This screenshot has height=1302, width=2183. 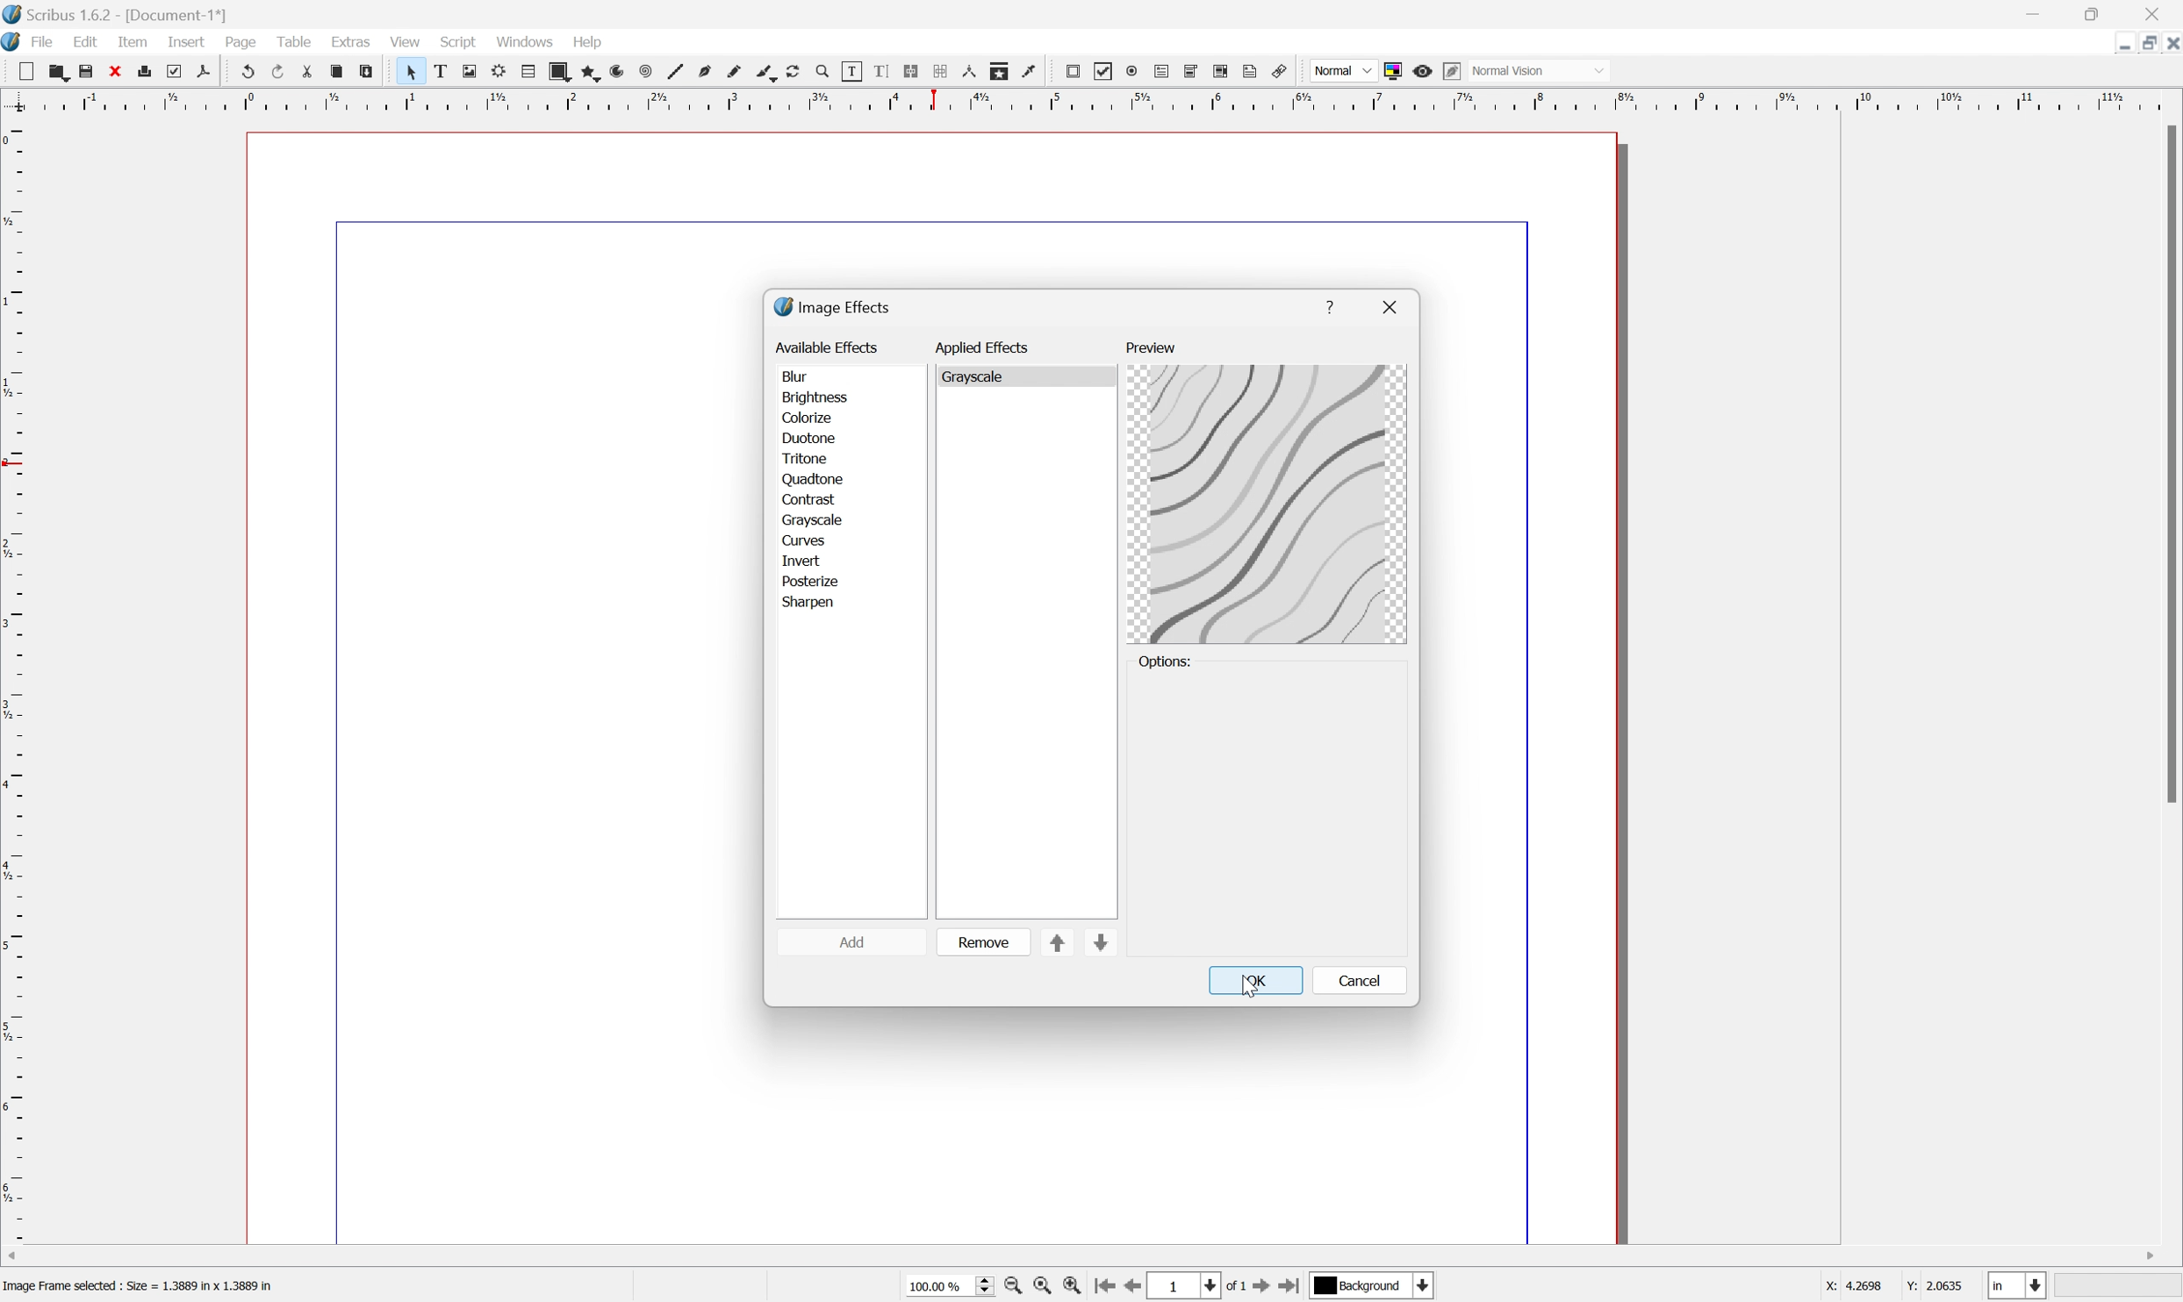 I want to click on Scale, so click(x=14, y=680).